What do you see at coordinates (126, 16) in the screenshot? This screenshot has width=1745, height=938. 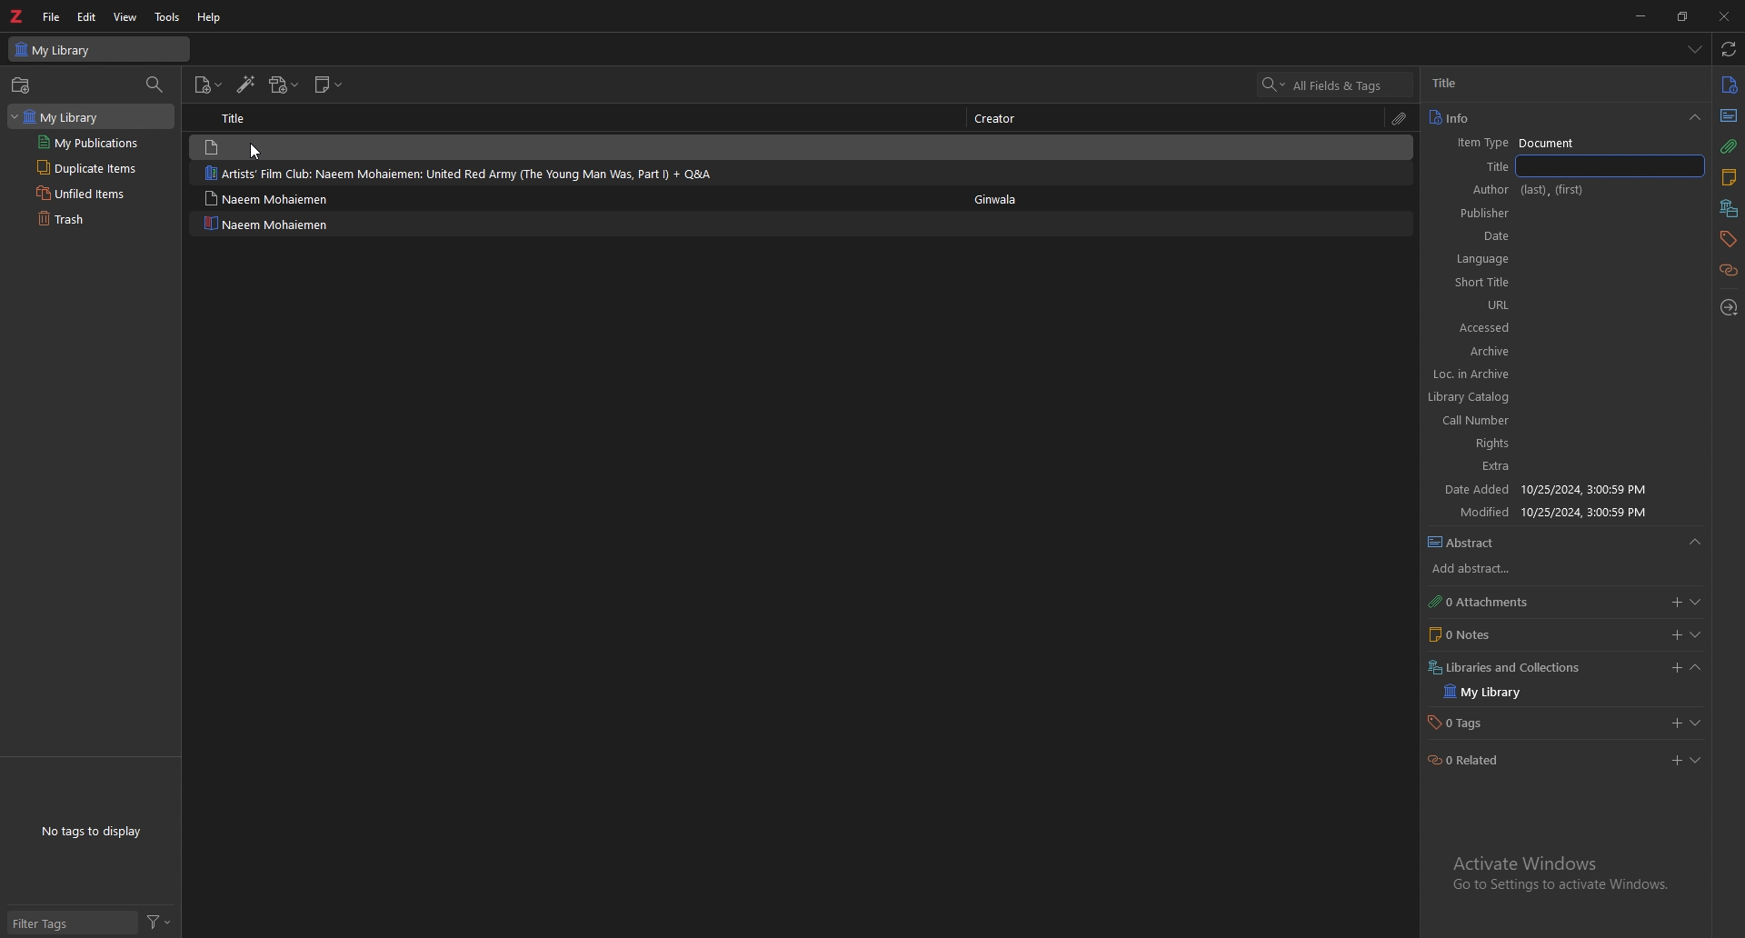 I see `view` at bounding box center [126, 16].